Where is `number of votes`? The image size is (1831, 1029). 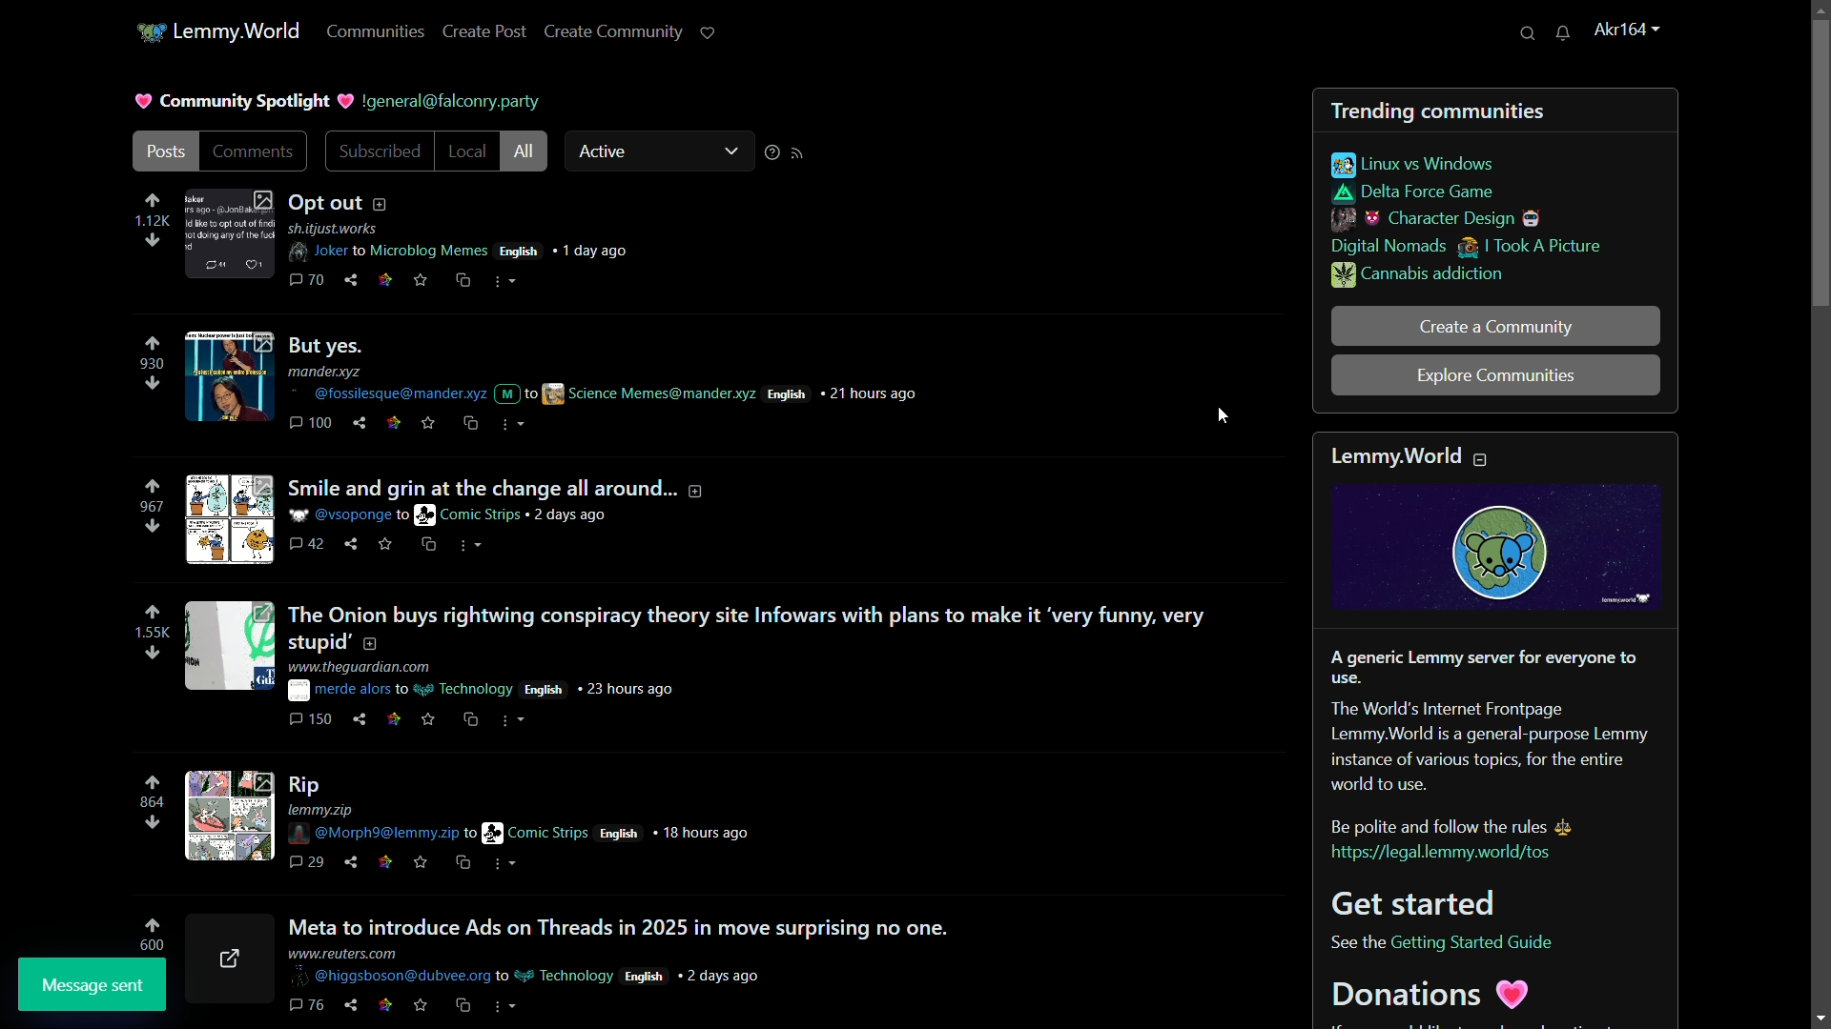
number of votes is located at coordinates (155, 360).